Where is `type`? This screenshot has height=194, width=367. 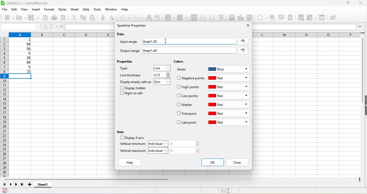 type is located at coordinates (131, 69).